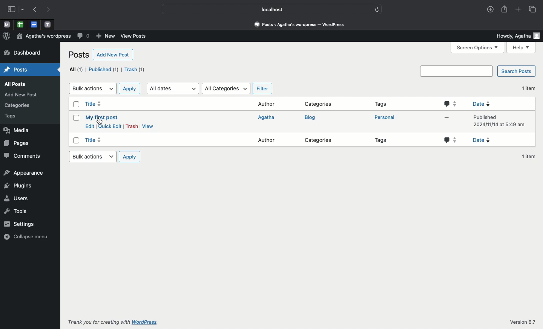  What do you see at coordinates (267, 9) in the screenshot?
I see `Localhost` at bounding box center [267, 9].